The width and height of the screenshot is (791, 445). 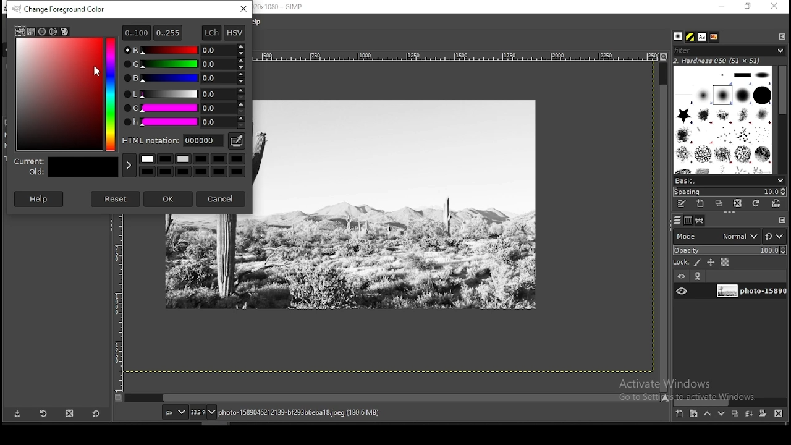 I want to click on lock size and position, so click(x=711, y=262).